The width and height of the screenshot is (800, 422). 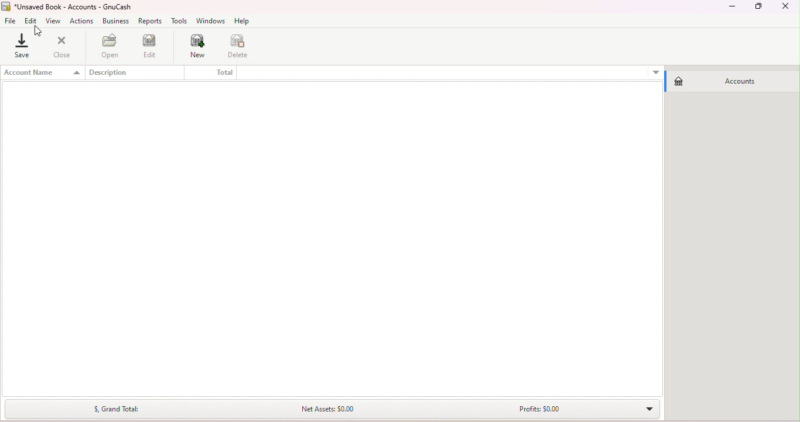 I want to click on Minimize, so click(x=730, y=8).